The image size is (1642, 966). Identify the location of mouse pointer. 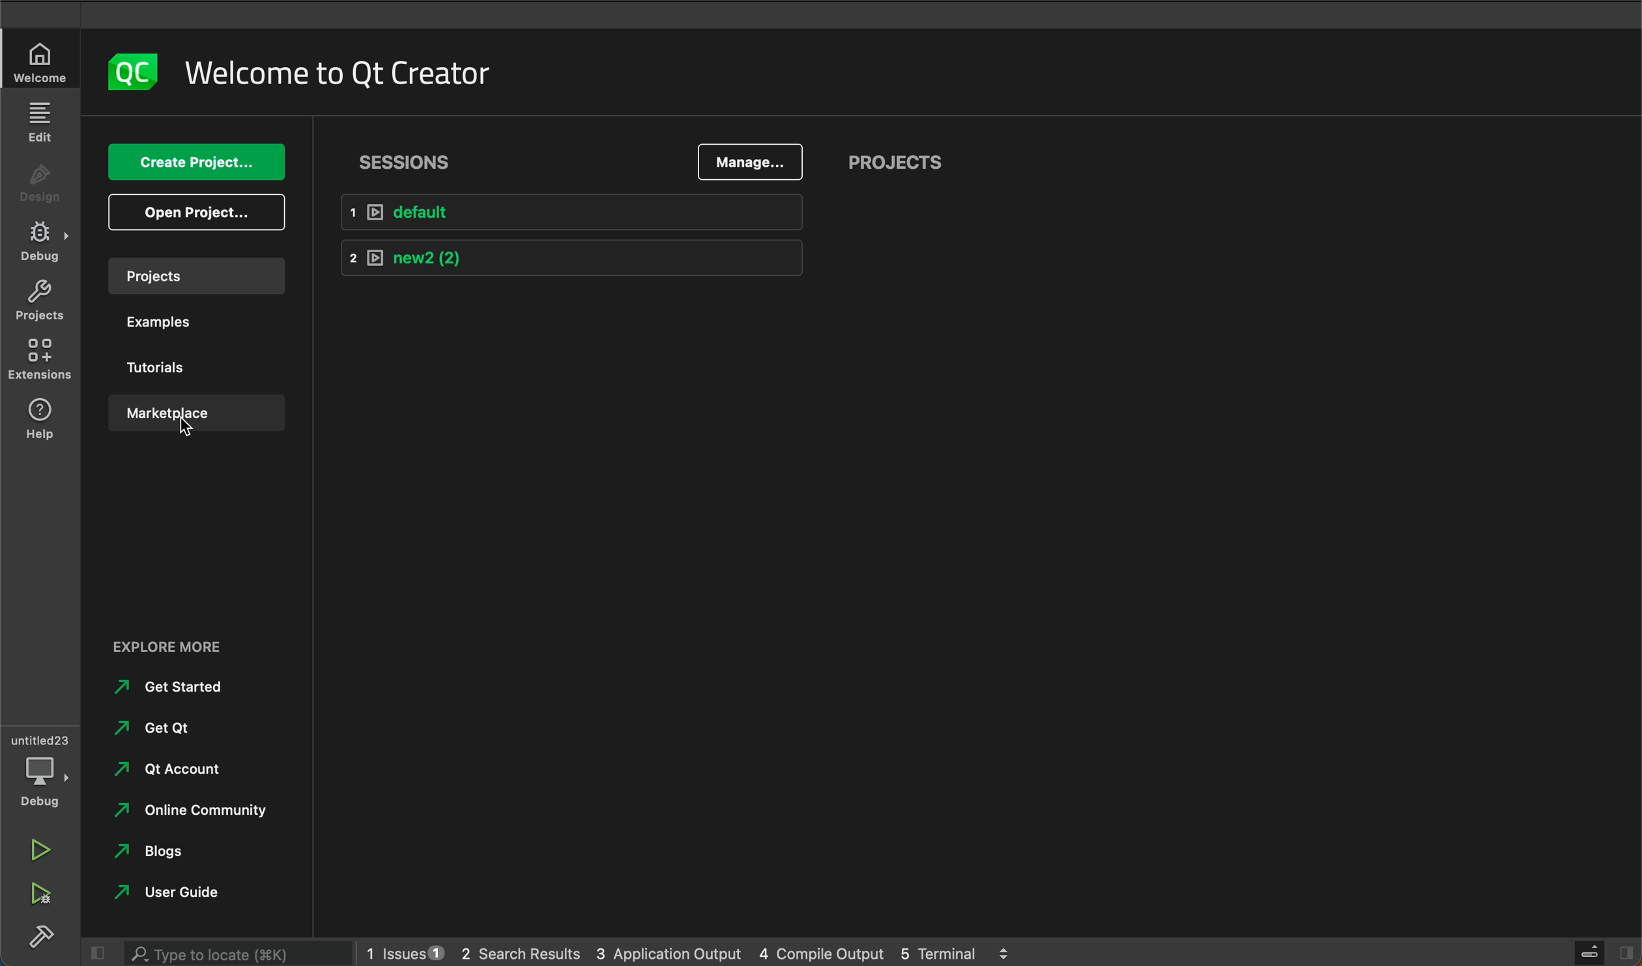
(188, 431).